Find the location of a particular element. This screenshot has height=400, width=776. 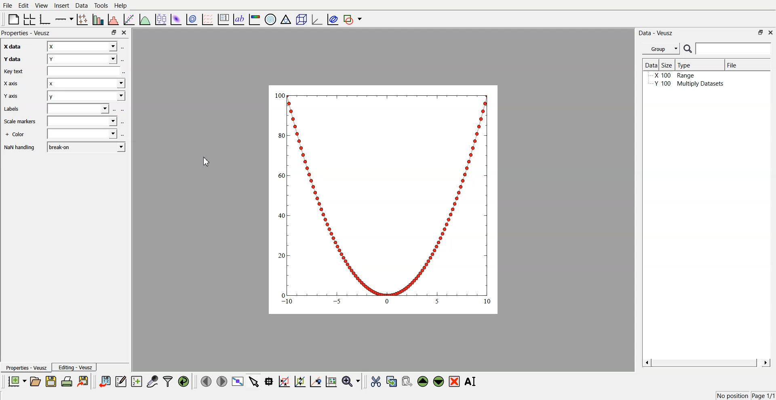

polar graph is located at coordinates (270, 20).